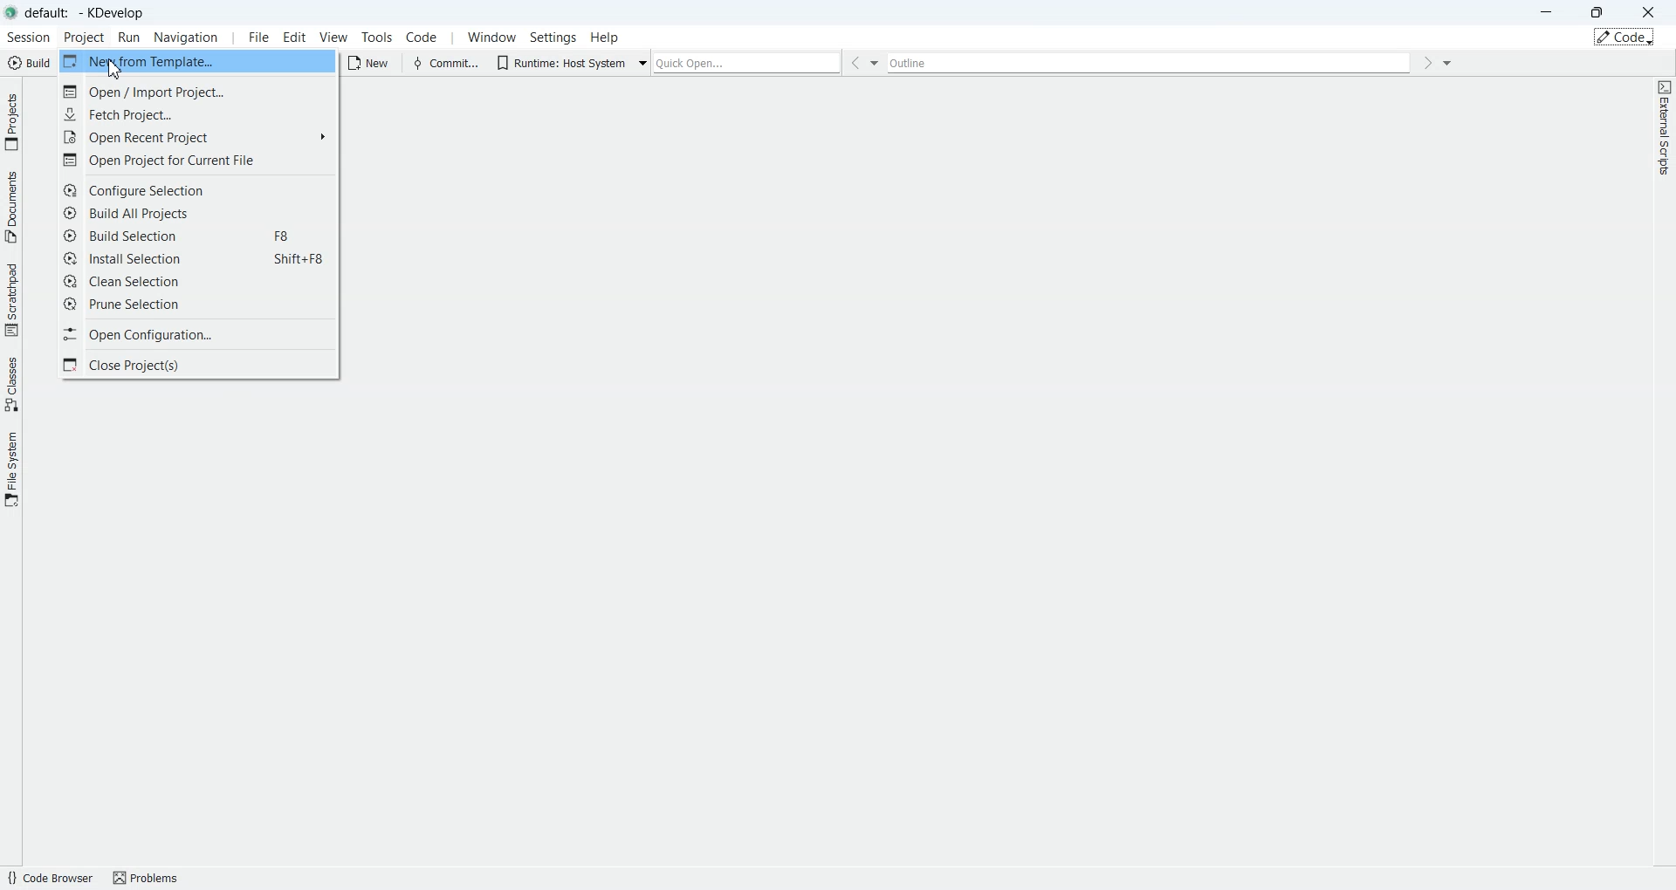  What do you see at coordinates (12, 383) in the screenshot?
I see `Classes` at bounding box center [12, 383].